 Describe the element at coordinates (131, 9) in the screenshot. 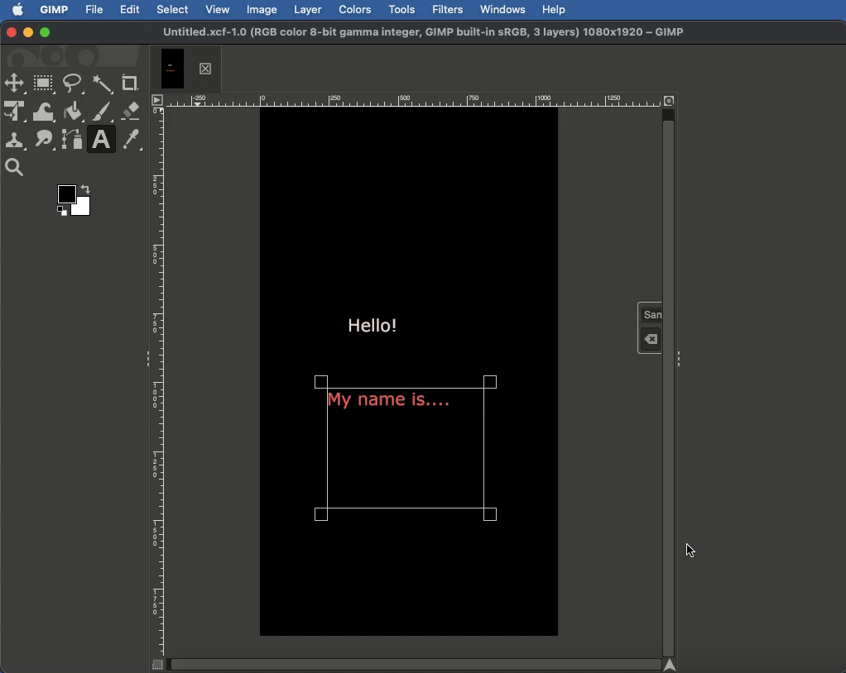

I see `Edit` at that location.